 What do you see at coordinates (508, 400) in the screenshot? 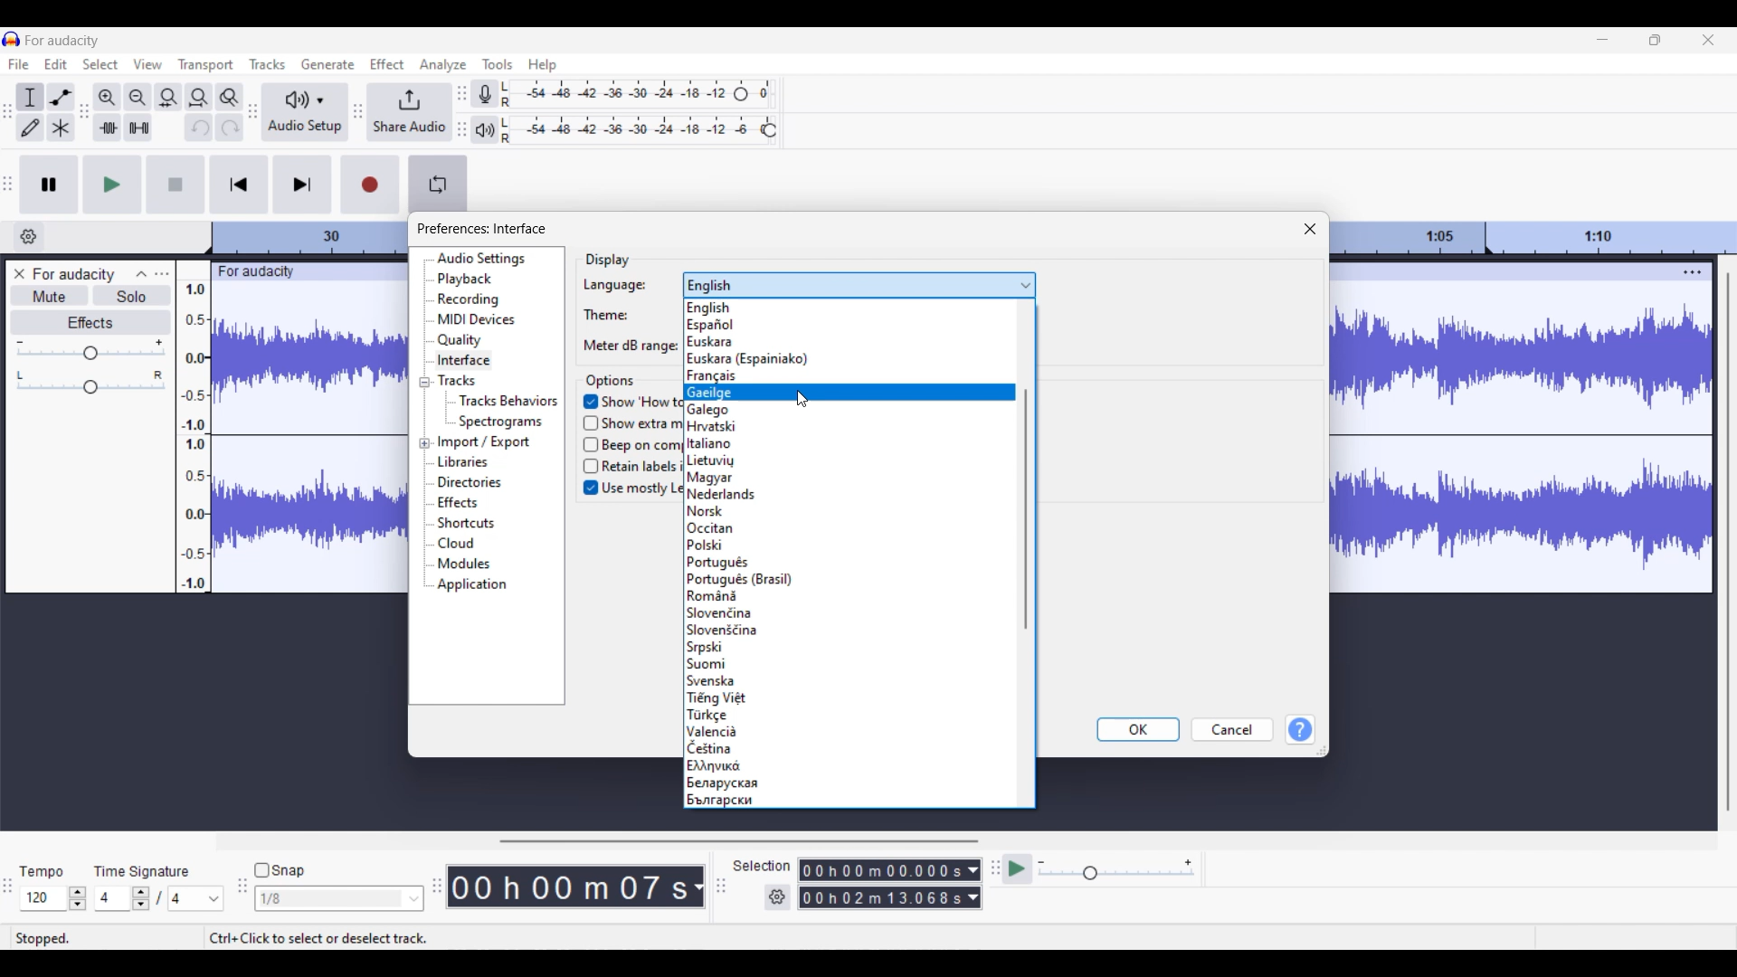
I see `Tracks behaviors` at bounding box center [508, 400].